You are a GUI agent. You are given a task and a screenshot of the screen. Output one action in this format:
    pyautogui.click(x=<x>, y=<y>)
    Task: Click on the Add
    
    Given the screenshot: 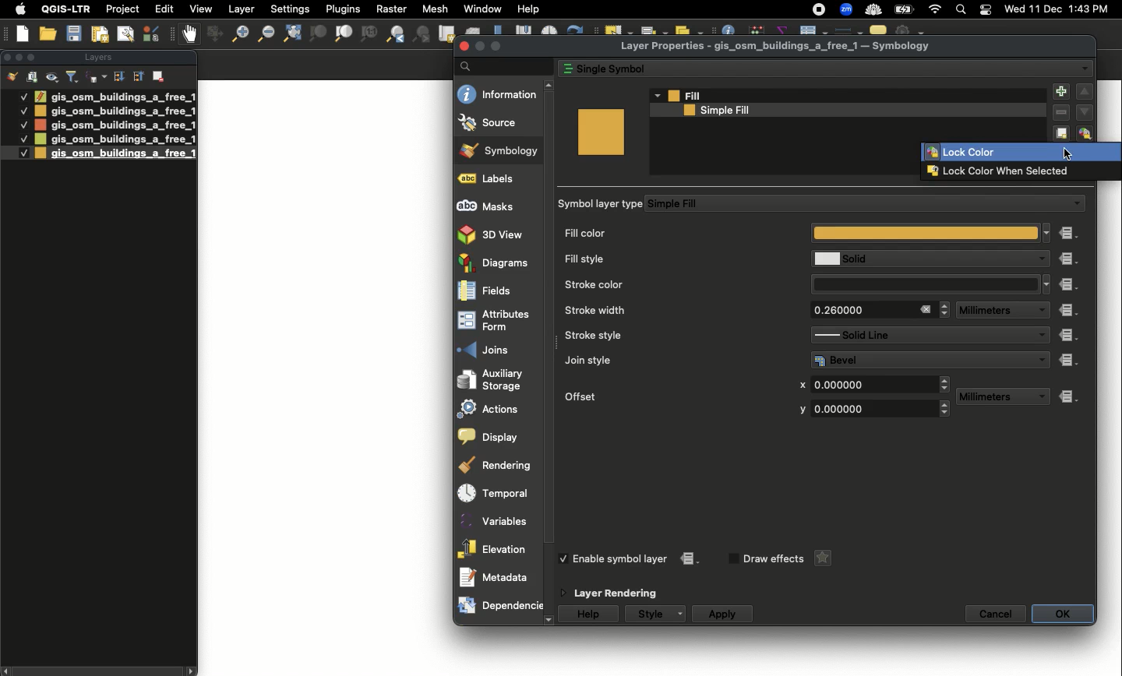 What is the action you would take?
    pyautogui.click(x=1060, y=93)
    